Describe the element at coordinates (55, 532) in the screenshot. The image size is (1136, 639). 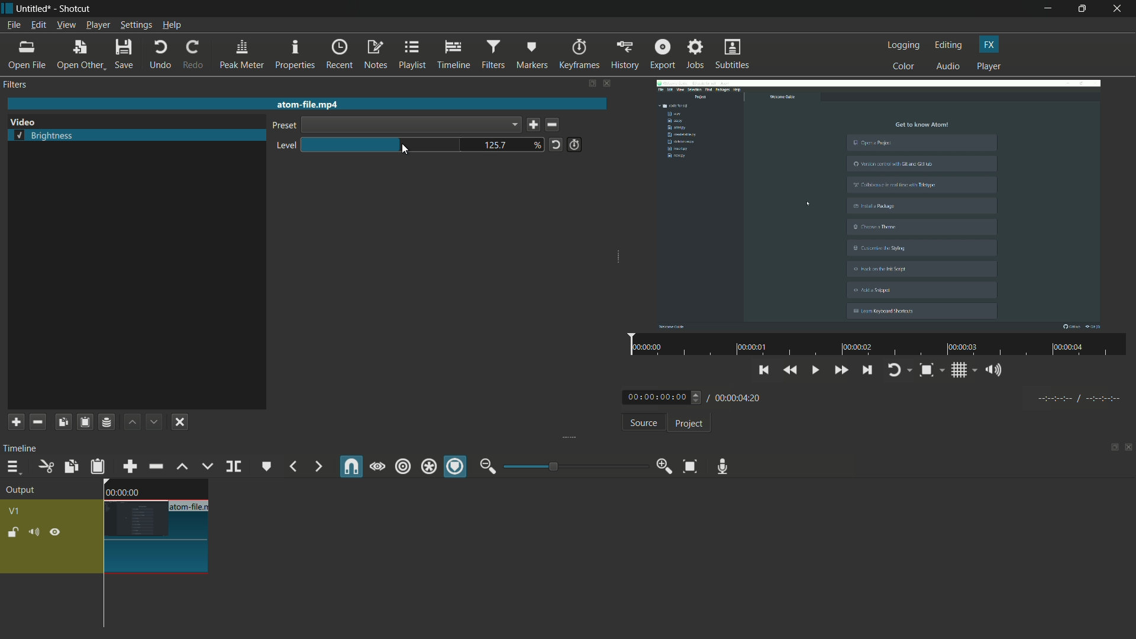
I see `hide` at that location.